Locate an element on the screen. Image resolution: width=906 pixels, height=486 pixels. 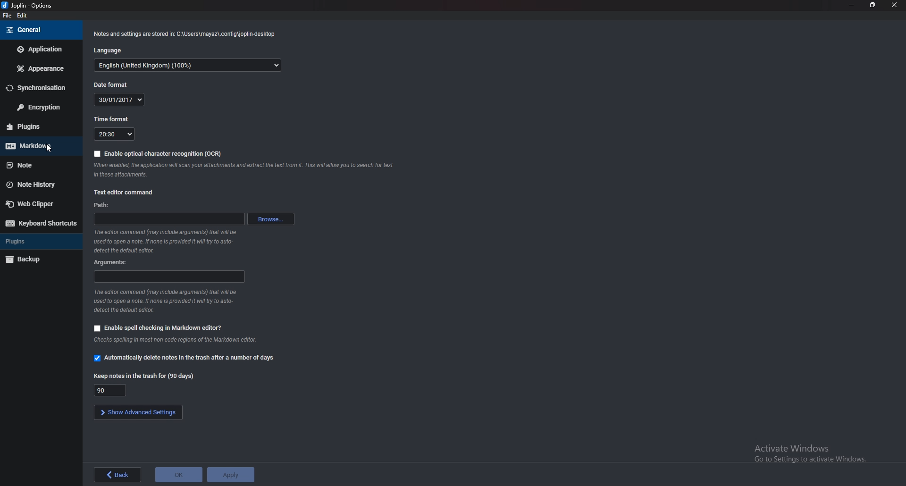
info is located at coordinates (187, 33).